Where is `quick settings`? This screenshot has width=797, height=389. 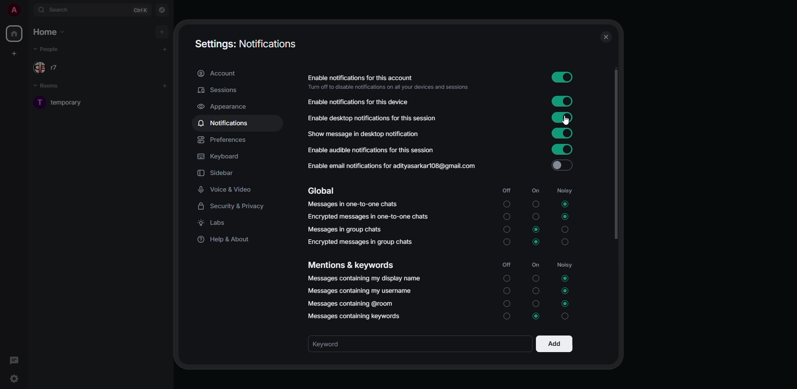
quick settings is located at coordinates (13, 379).